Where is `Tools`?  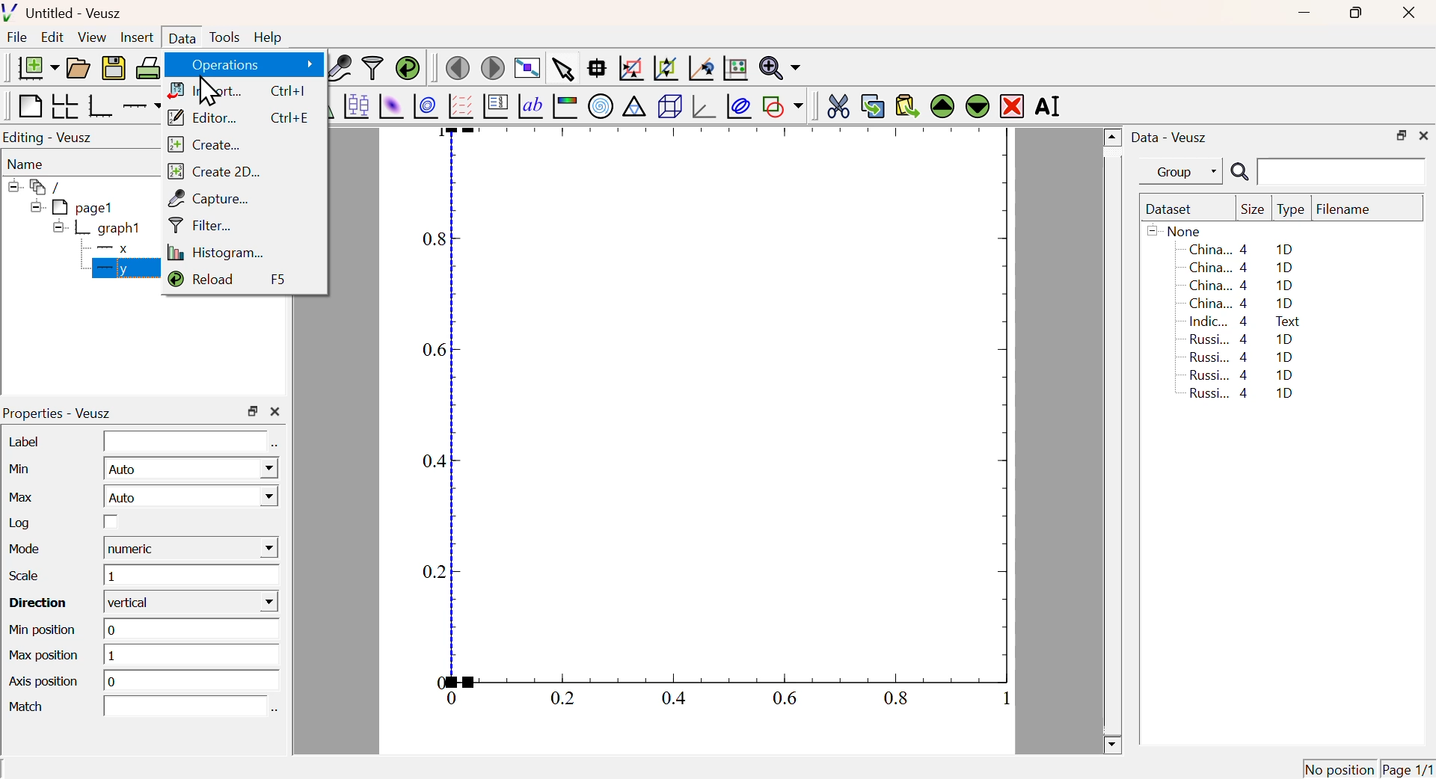
Tools is located at coordinates (224, 38).